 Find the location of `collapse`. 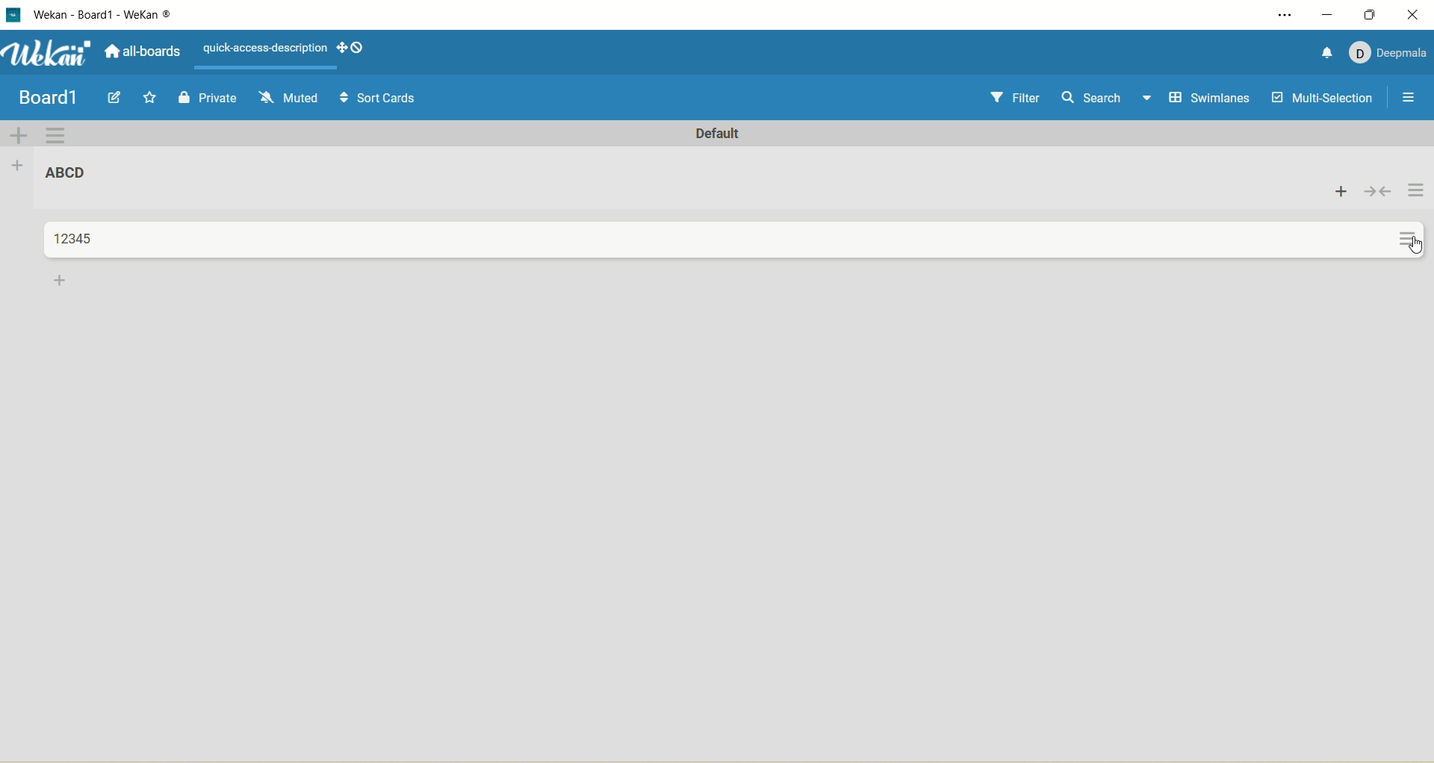

collapse is located at coordinates (1379, 191).